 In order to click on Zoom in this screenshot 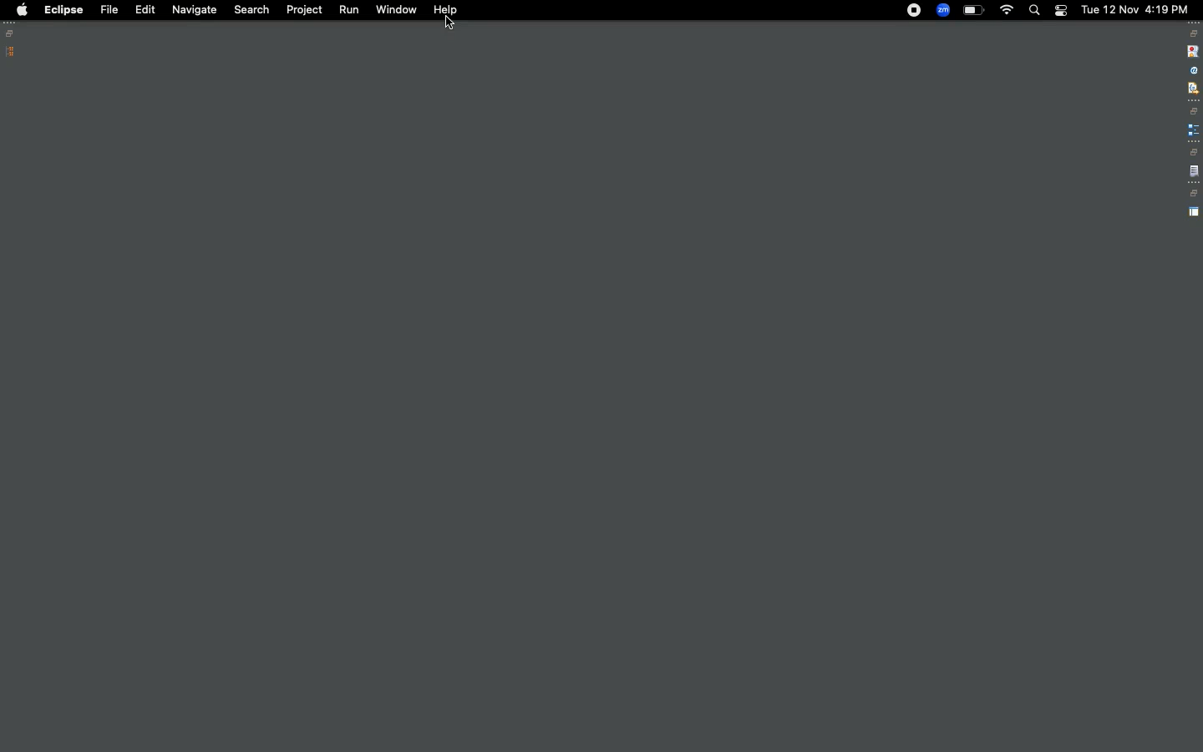, I will do `click(942, 10)`.